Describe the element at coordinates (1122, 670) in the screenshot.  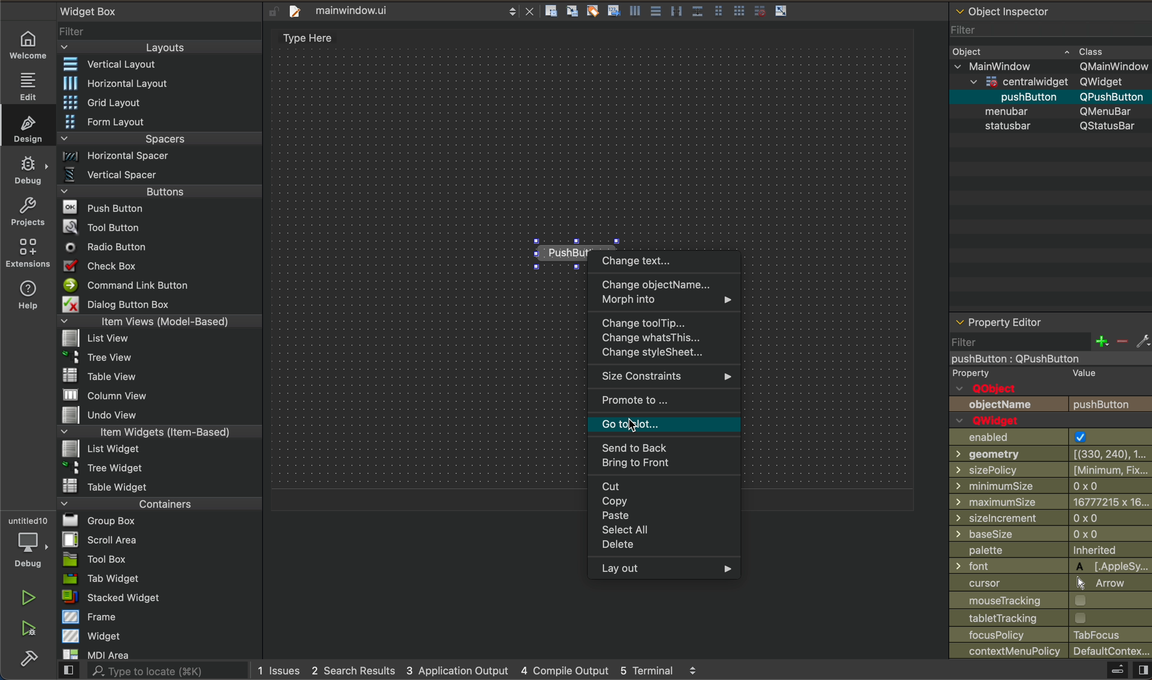
I see `close sidebar` at that location.